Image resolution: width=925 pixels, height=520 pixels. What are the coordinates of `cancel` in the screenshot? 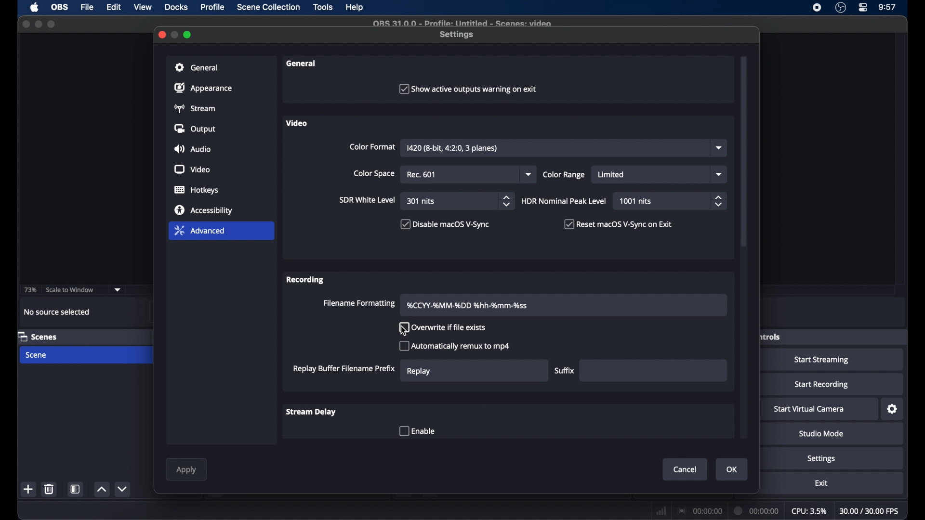 It's located at (685, 469).